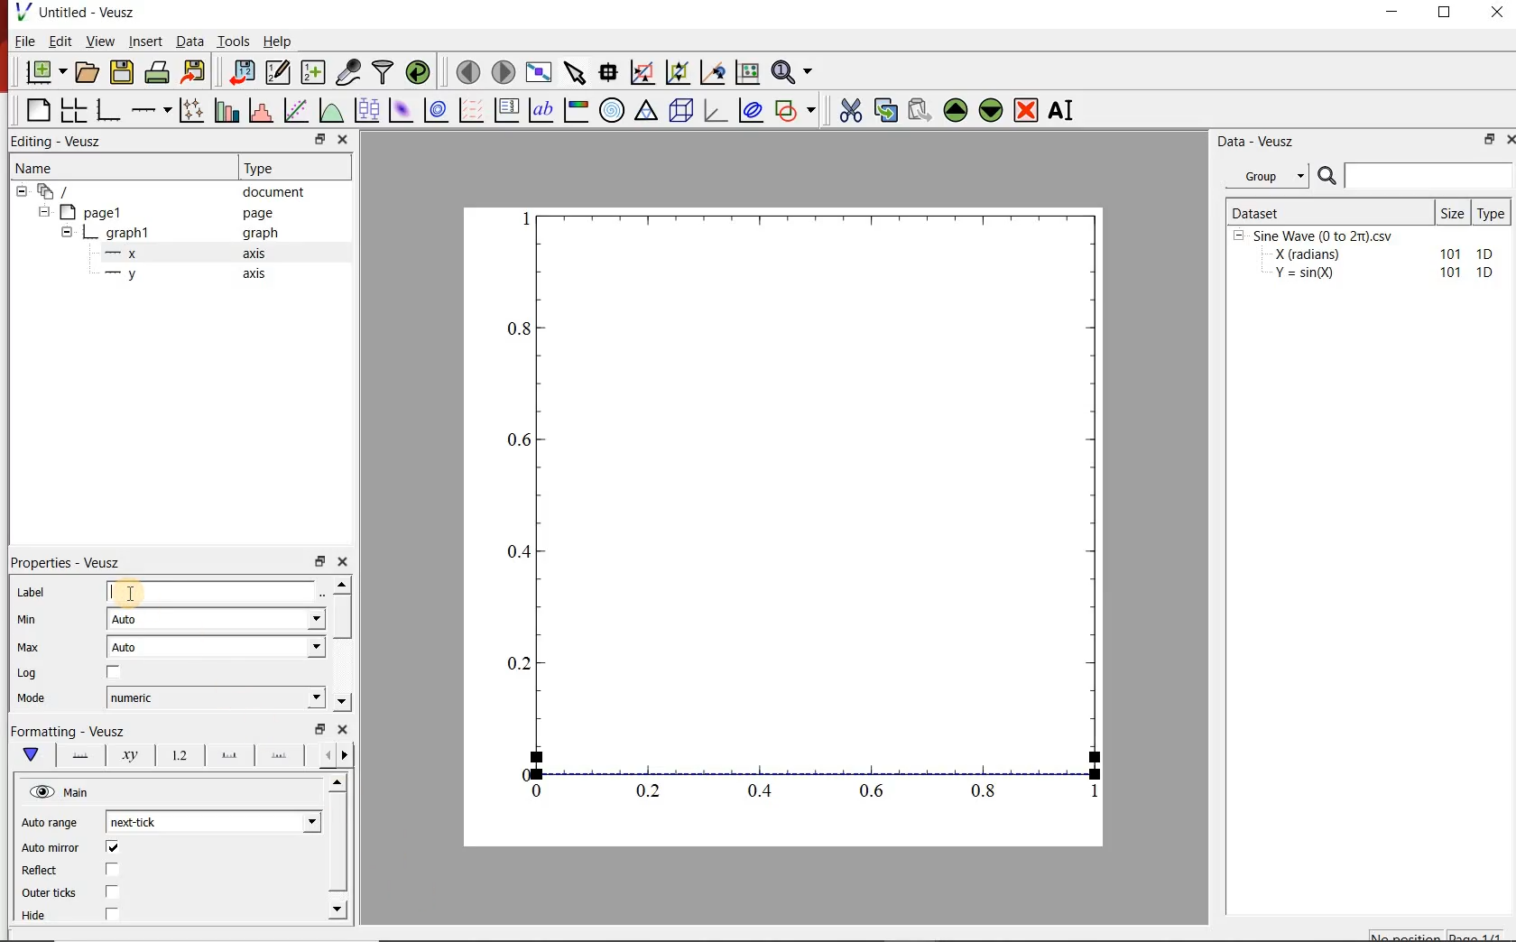 This screenshot has width=1516, height=942. I want to click on move down, so click(992, 112).